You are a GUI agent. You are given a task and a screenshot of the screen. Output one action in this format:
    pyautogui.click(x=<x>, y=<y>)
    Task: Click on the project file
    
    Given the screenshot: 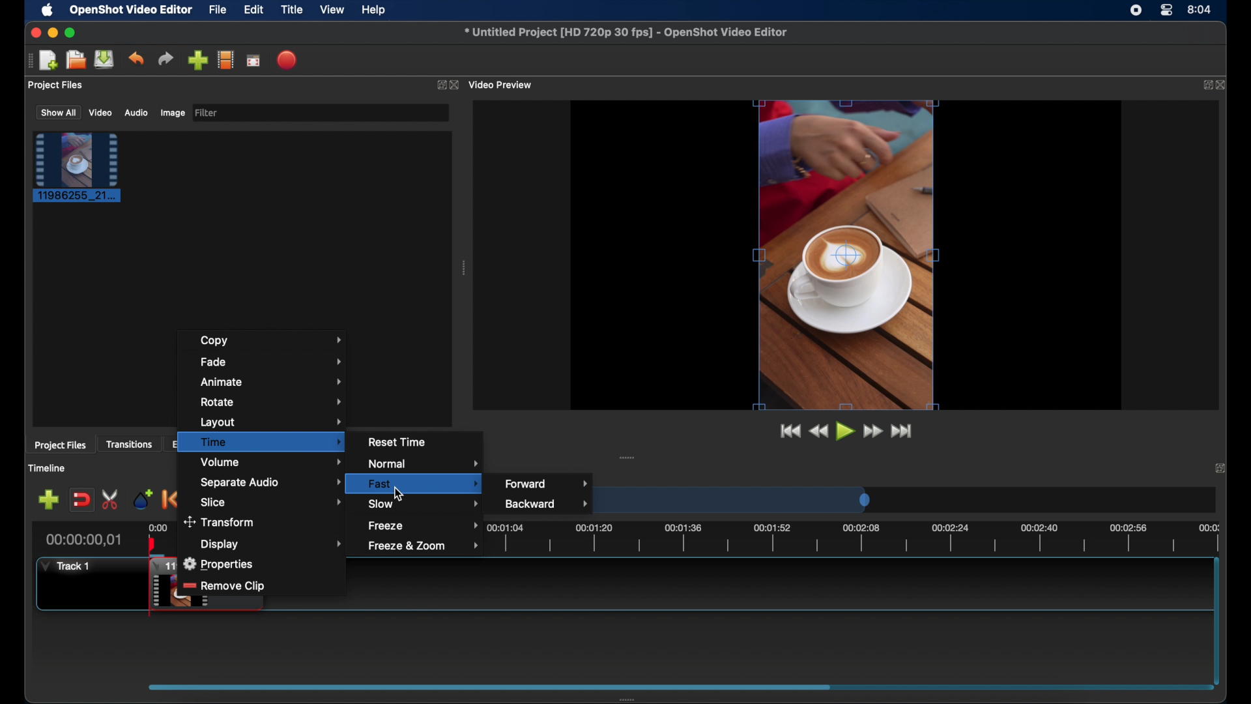 What is the action you would take?
    pyautogui.click(x=78, y=168)
    